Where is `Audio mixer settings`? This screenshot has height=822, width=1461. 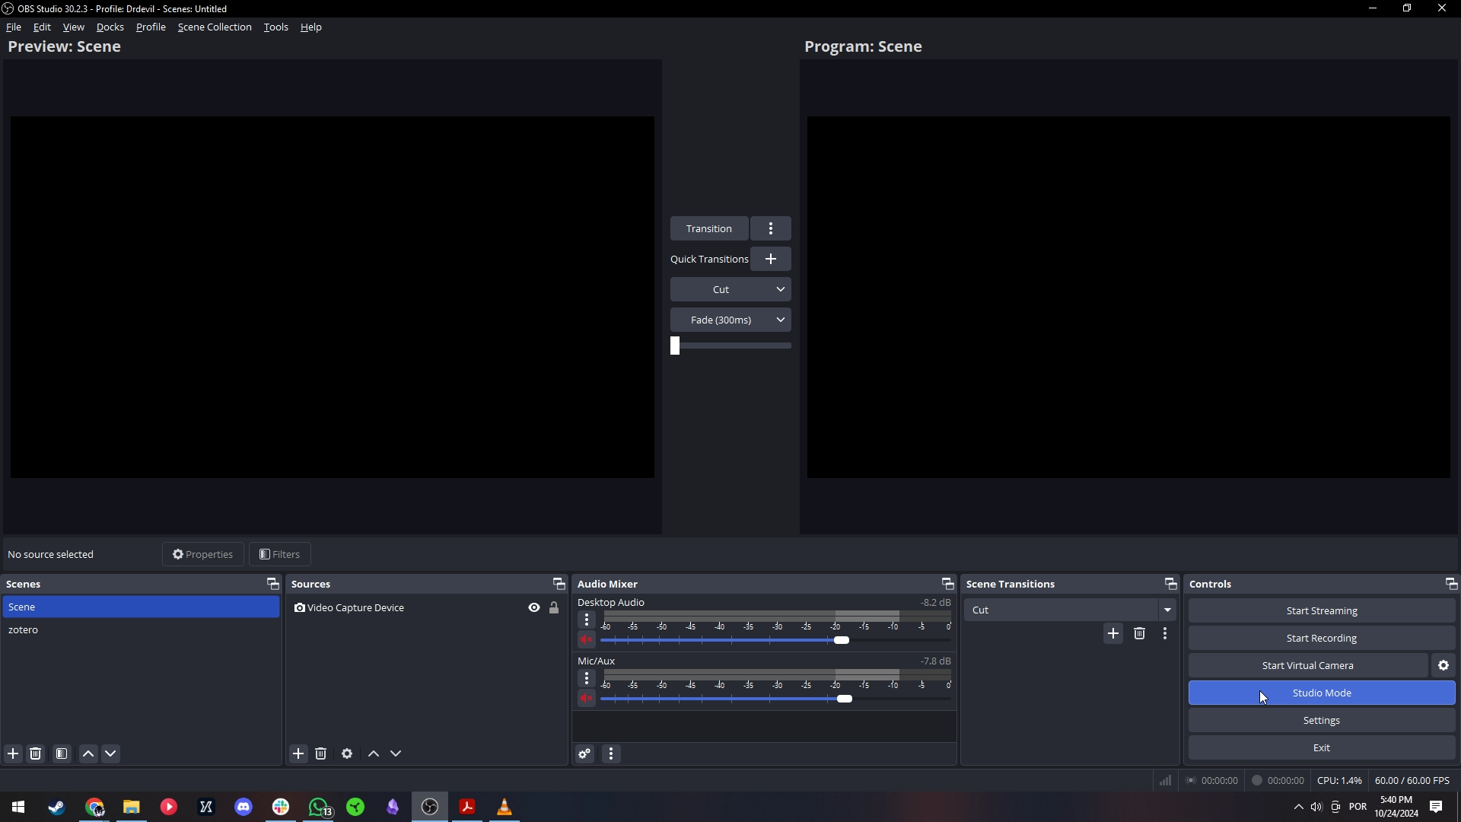
Audio mixer settings is located at coordinates (612, 754).